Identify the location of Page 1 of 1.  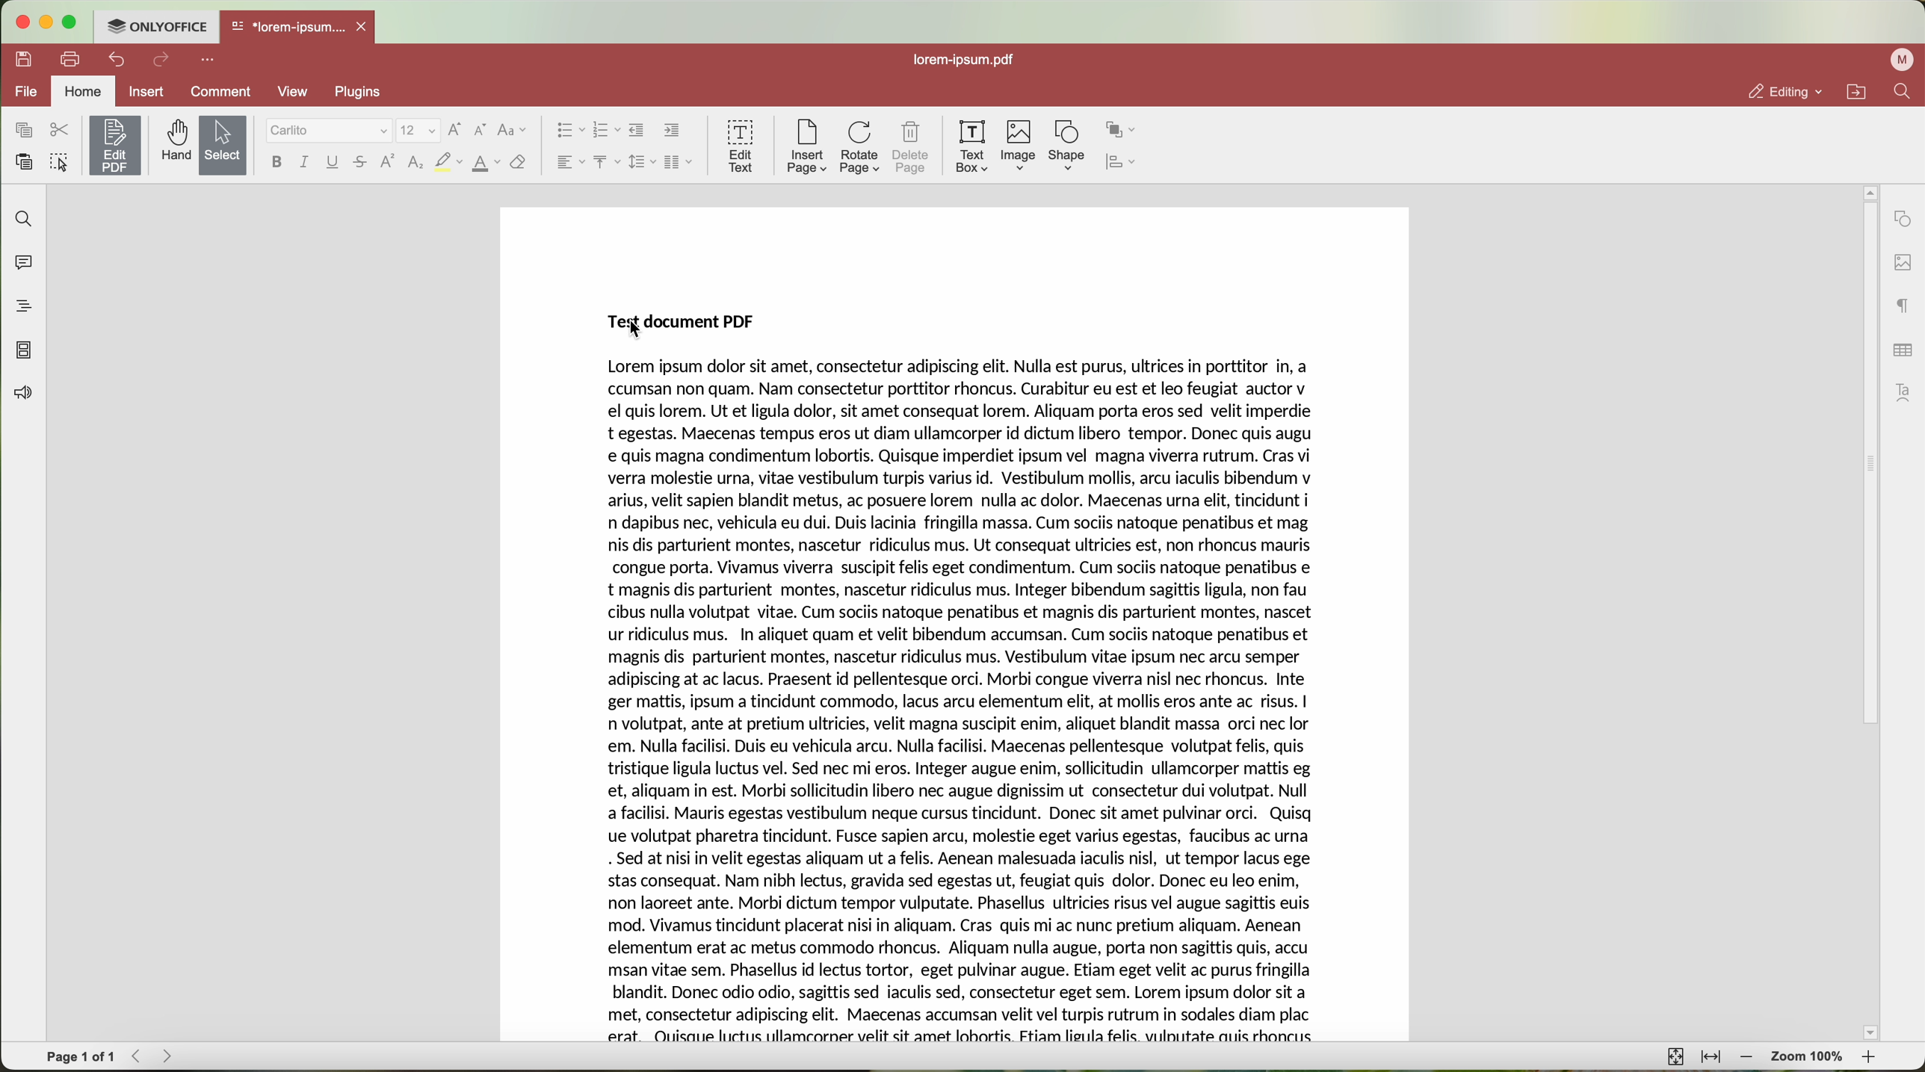
(81, 1056).